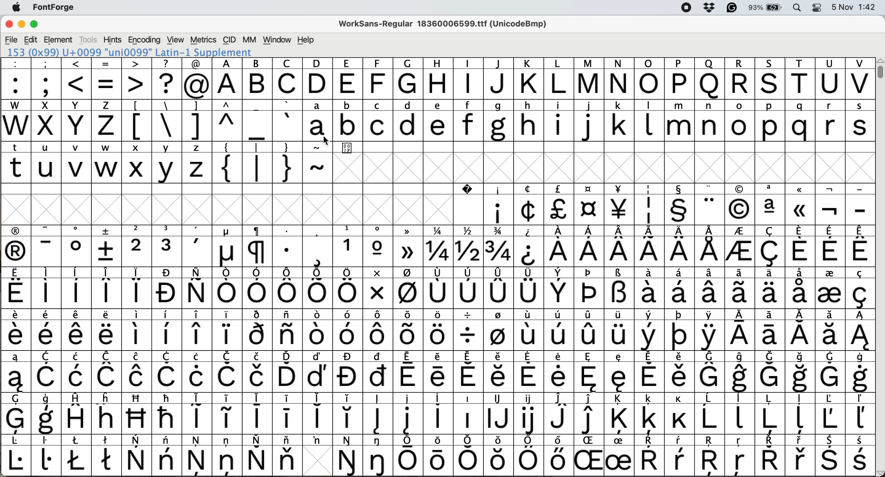  I want to click on , so click(499, 455).